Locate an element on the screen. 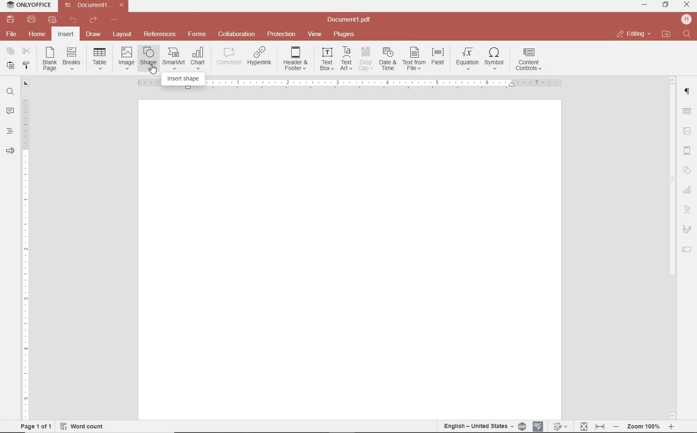 This screenshot has height=433, width=697. insert drop down is located at coordinates (102, 58).